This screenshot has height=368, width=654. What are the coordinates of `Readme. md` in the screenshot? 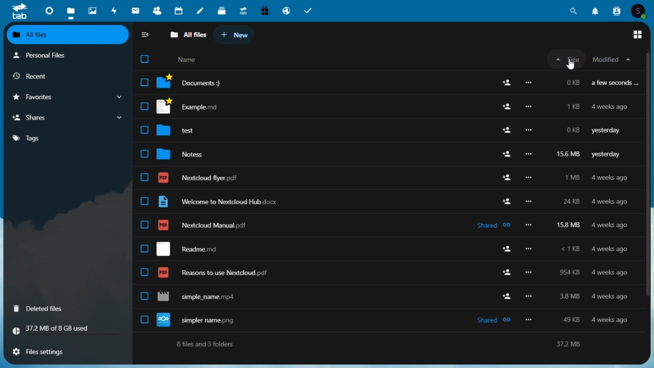 It's located at (382, 249).